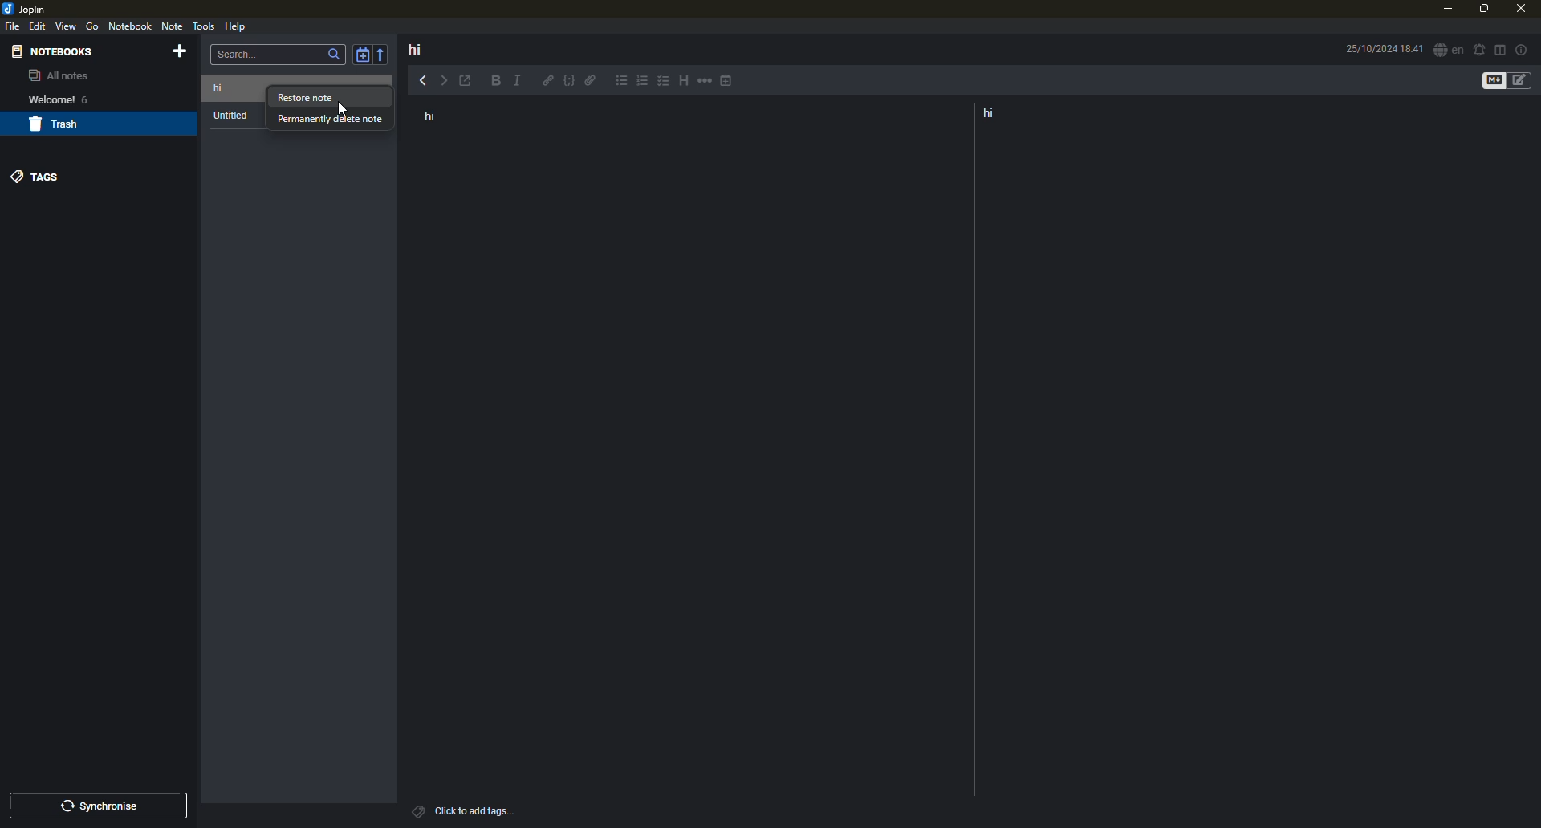 Image resolution: width=1541 pixels, height=828 pixels. What do you see at coordinates (662, 82) in the screenshot?
I see `checkbox` at bounding box center [662, 82].